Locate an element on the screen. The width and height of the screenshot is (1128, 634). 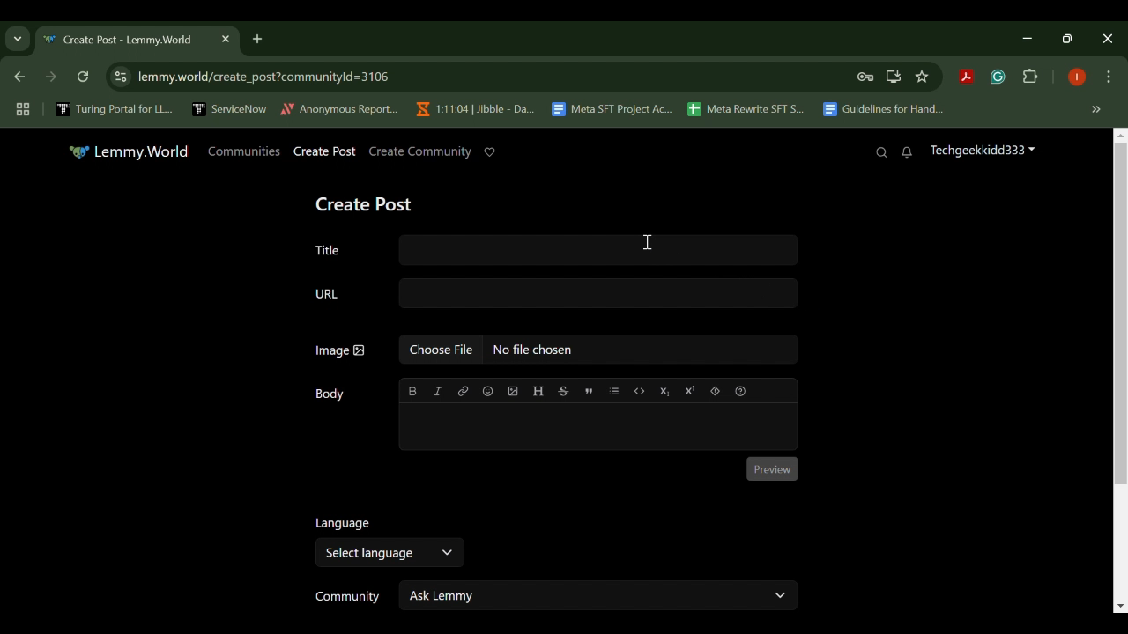
formatting help is located at coordinates (739, 389).